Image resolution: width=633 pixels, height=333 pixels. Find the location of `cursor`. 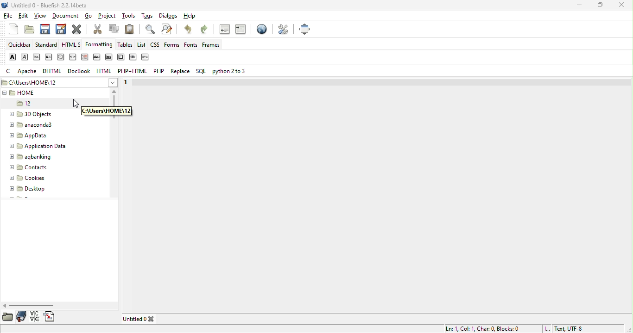

cursor is located at coordinates (80, 103).